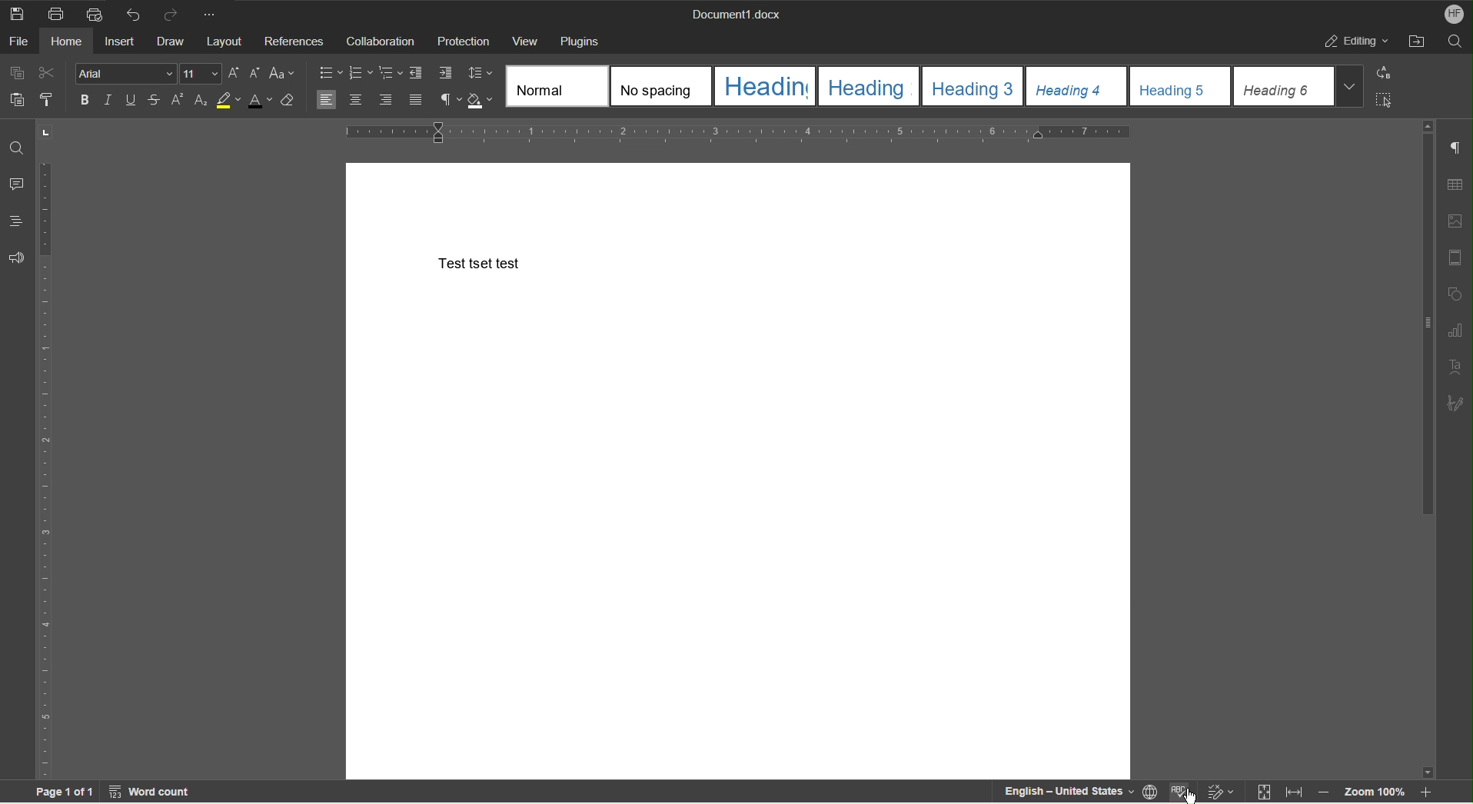 The width and height of the screenshot is (1473, 804). Describe the element at coordinates (17, 148) in the screenshot. I see `Find` at that location.